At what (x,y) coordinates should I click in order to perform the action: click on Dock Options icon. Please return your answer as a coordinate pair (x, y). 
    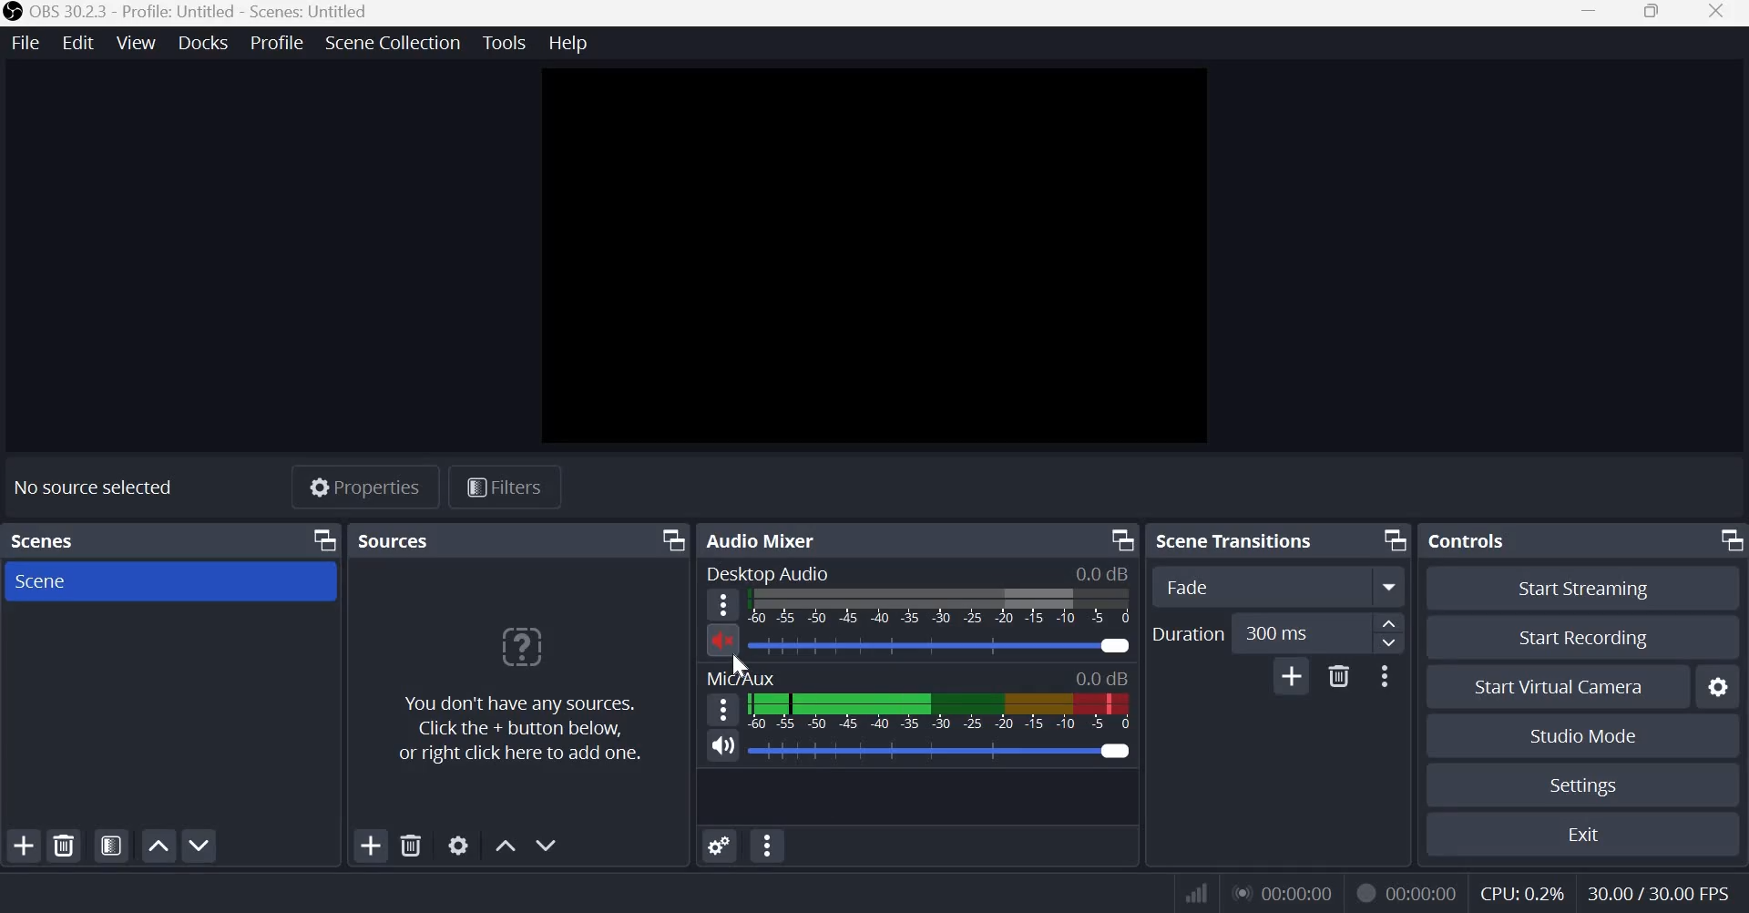
    Looking at the image, I should click on (670, 540).